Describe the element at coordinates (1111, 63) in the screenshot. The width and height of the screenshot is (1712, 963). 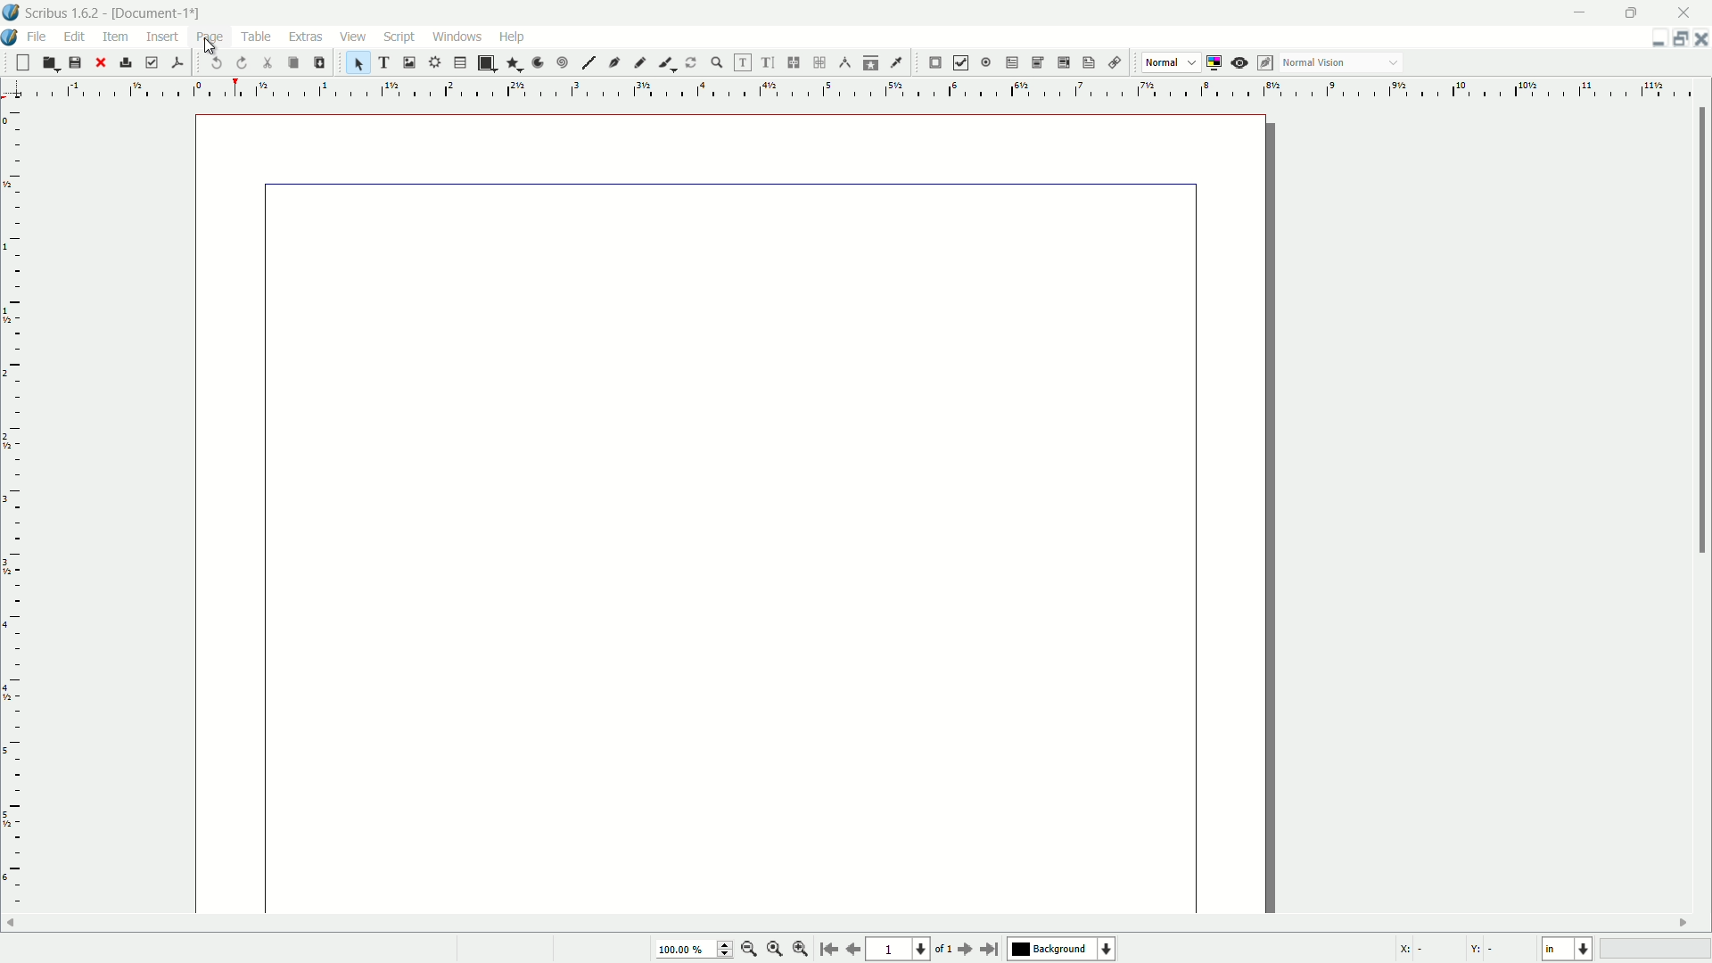
I see `link annotation` at that location.